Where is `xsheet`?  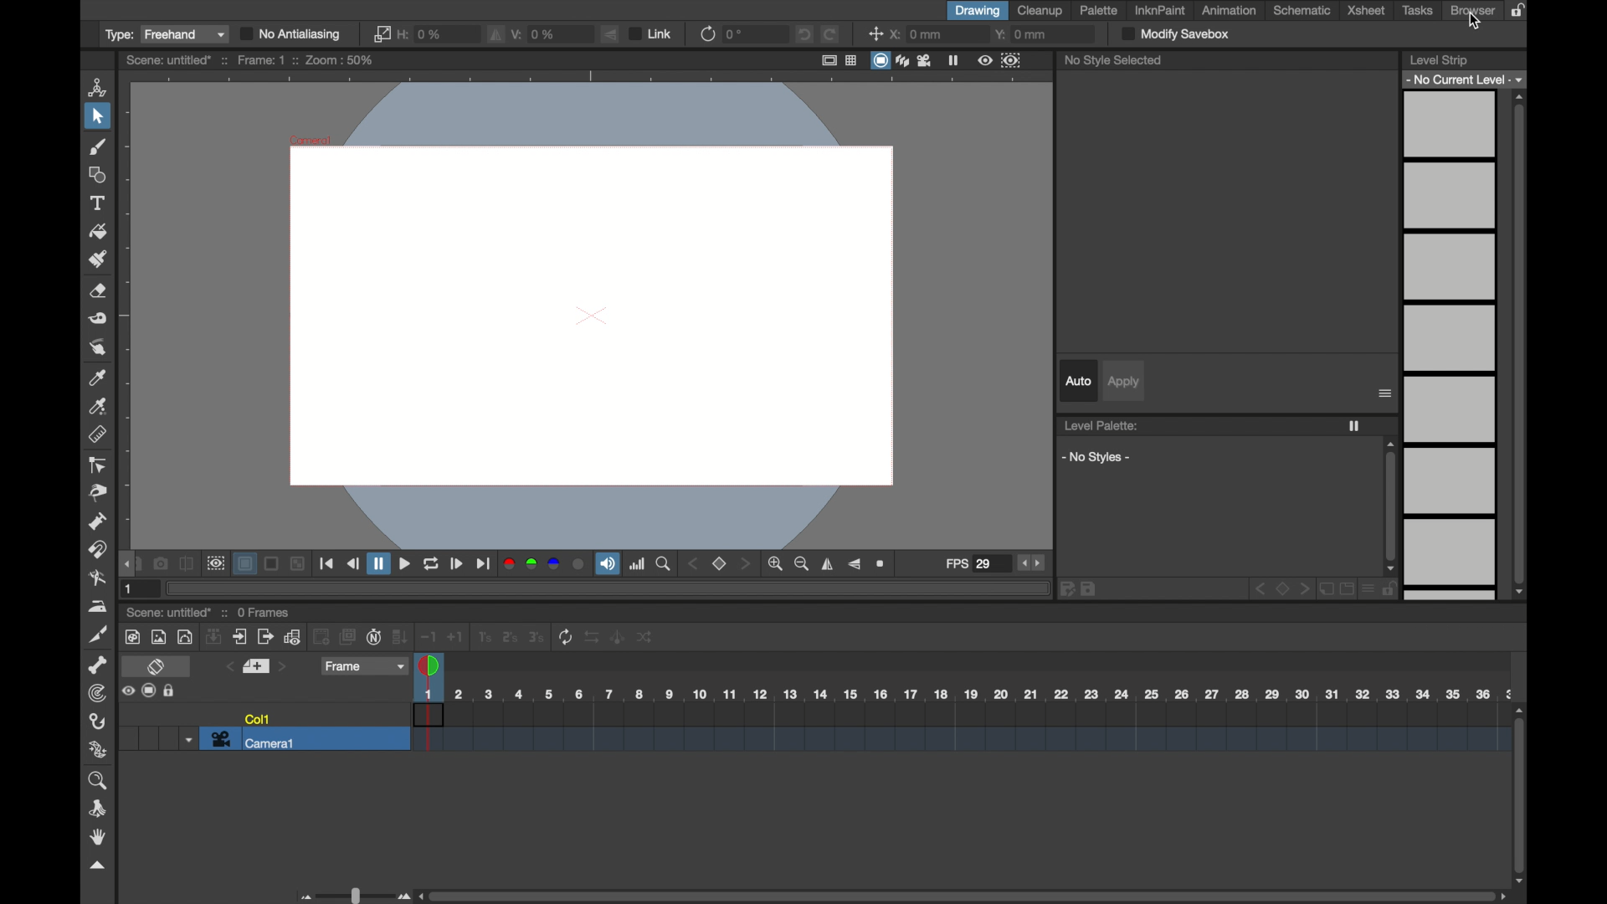
xsheet is located at coordinates (1366, 11).